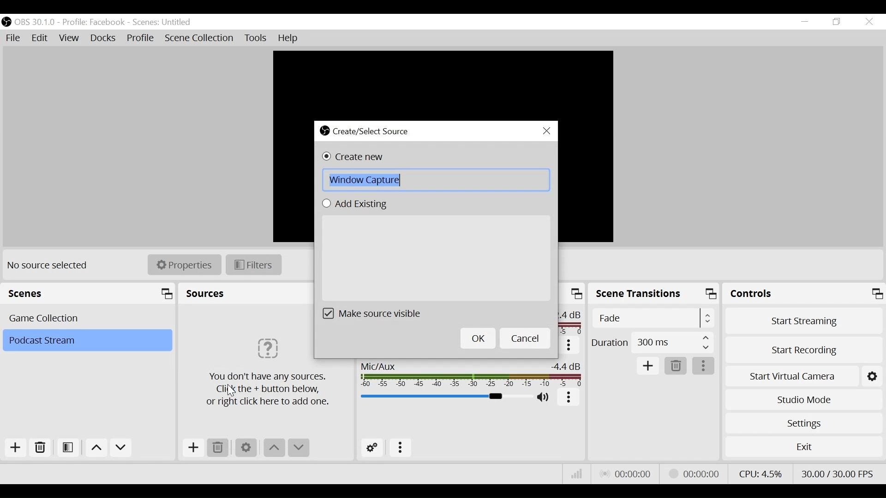  I want to click on Field Name, so click(436, 181).